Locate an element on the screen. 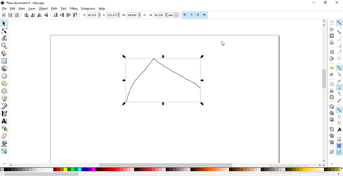 The height and width of the screenshot is (176, 343). snap midpointsof bounding boxes edges is located at coordinates (339, 52).